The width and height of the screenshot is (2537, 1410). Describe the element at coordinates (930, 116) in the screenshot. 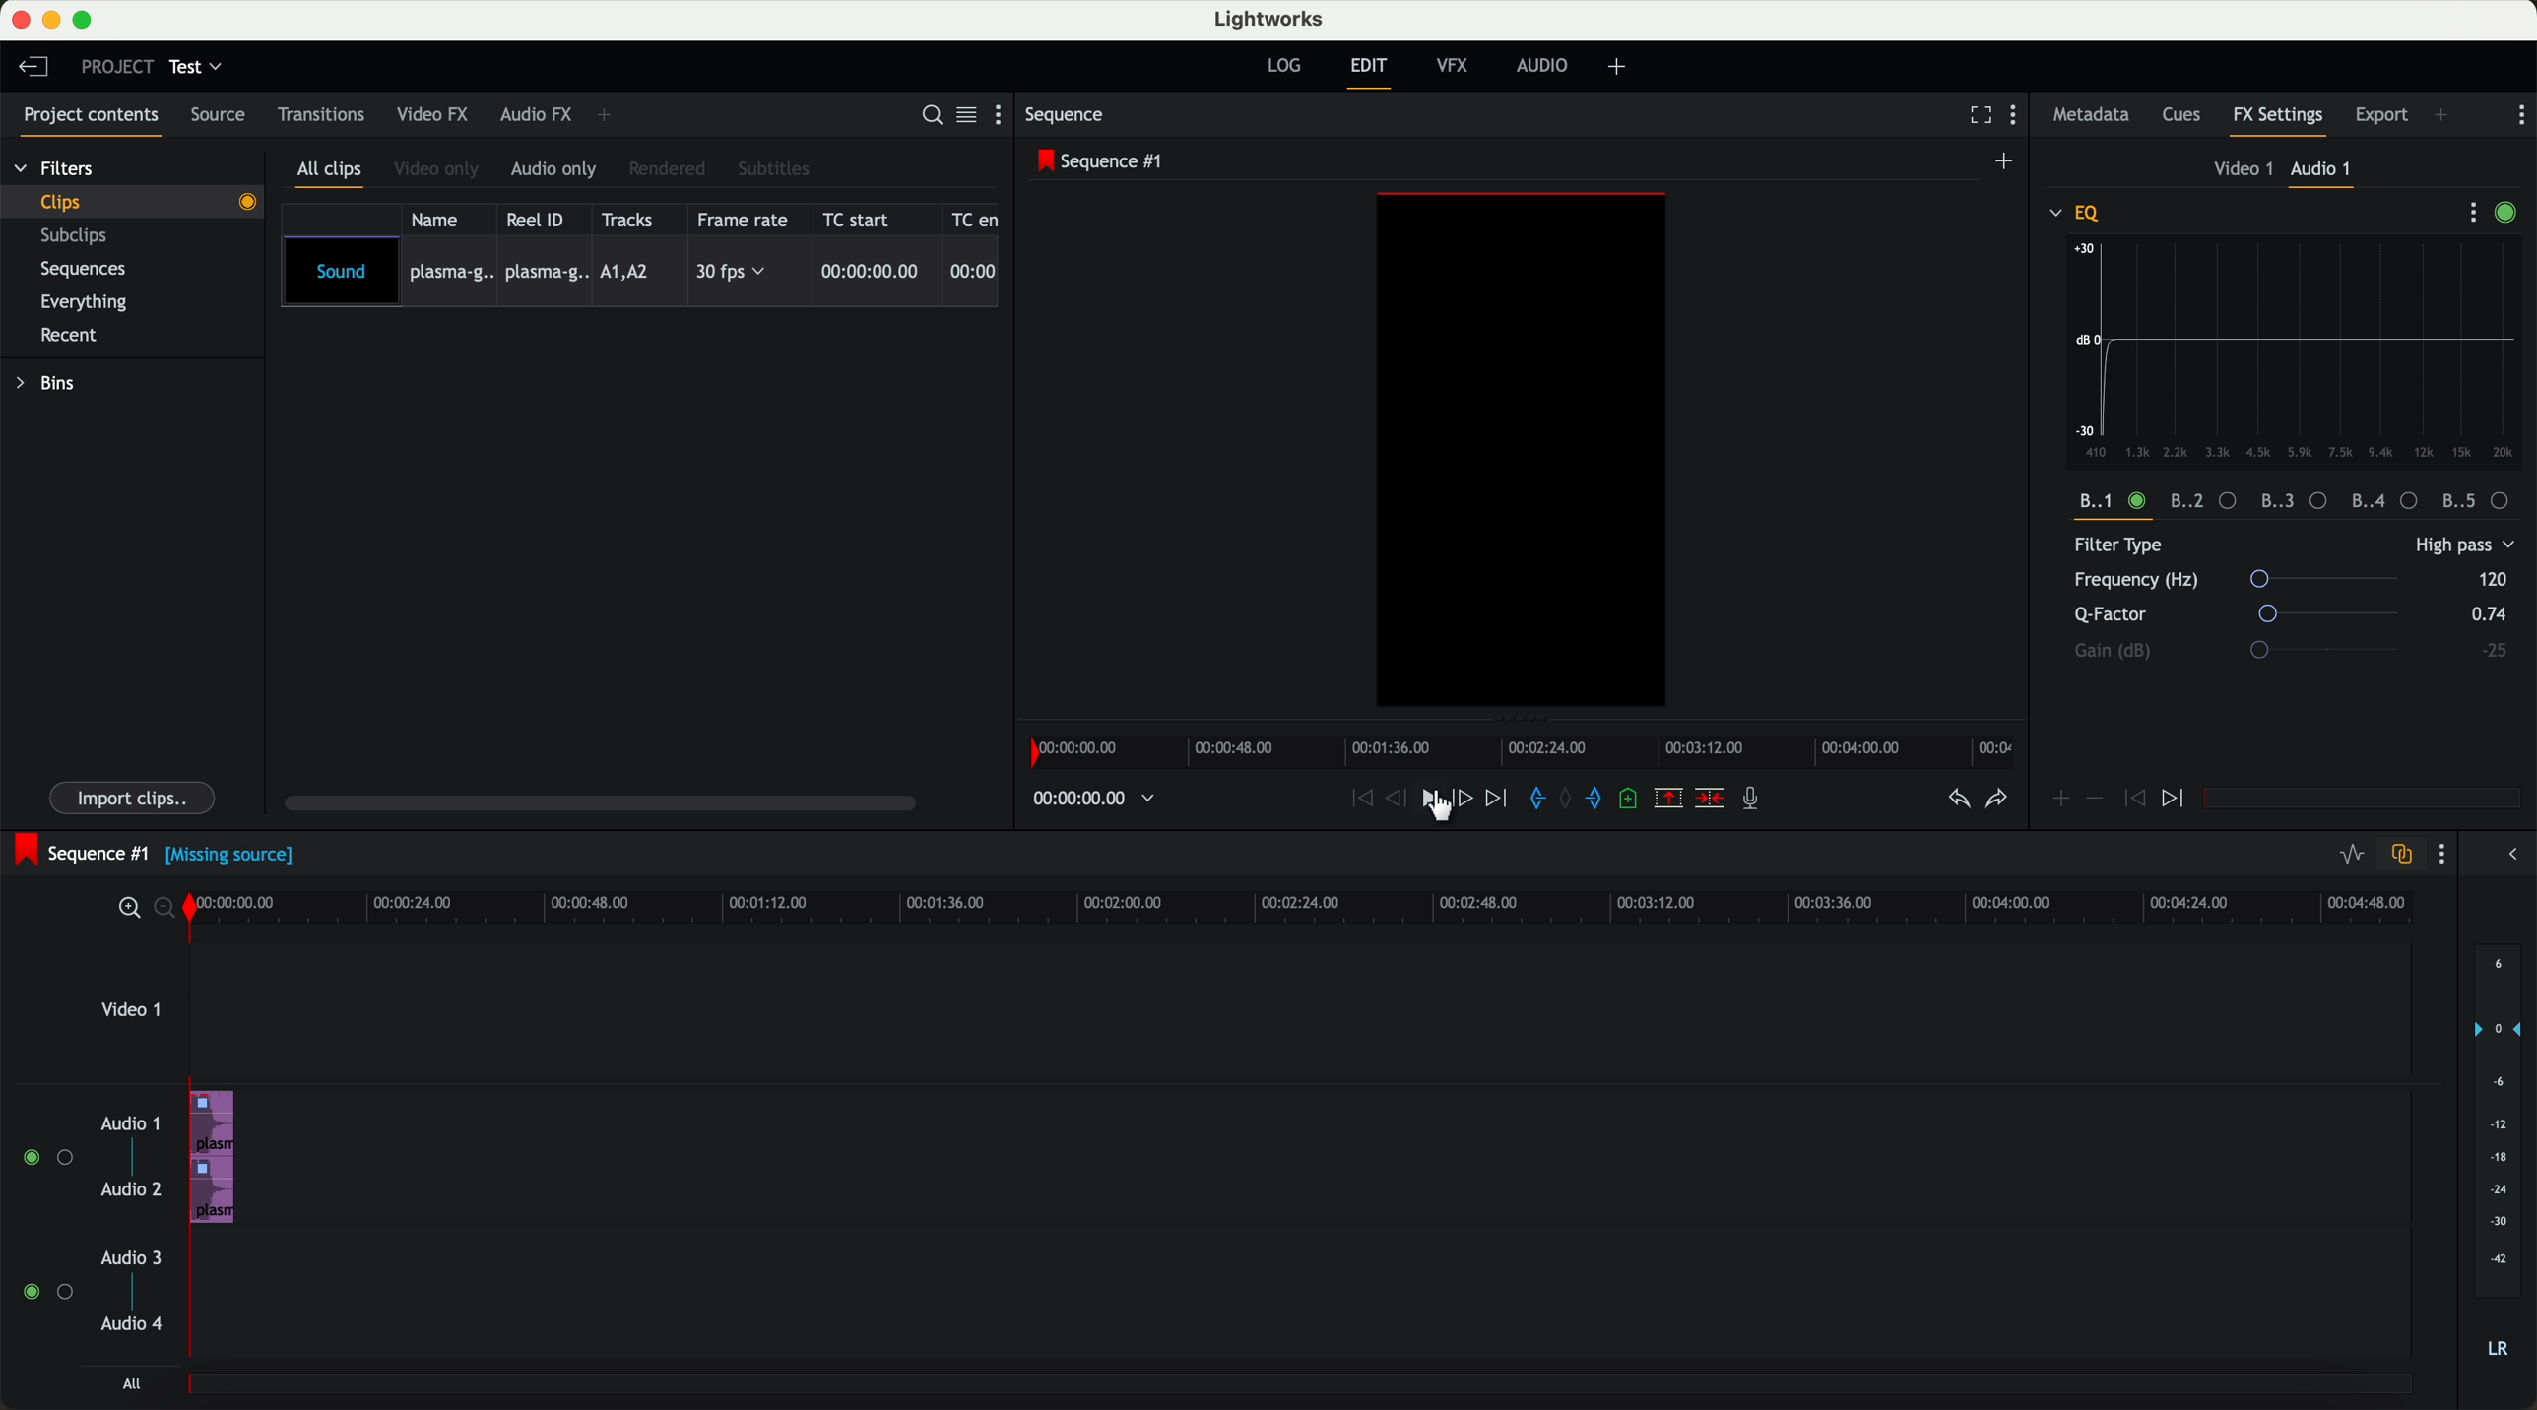

I see `search` at that location.